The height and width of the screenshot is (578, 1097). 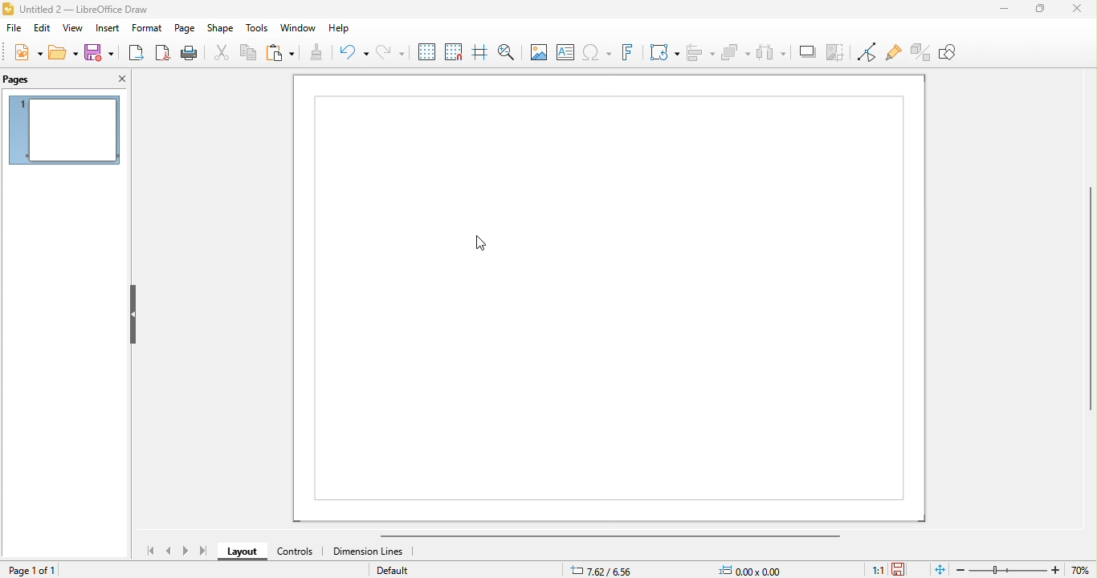 What do you see at coordinates (478, 52) in the screenshot?
I see `helplines while moving` at bounding box center [478, 52].